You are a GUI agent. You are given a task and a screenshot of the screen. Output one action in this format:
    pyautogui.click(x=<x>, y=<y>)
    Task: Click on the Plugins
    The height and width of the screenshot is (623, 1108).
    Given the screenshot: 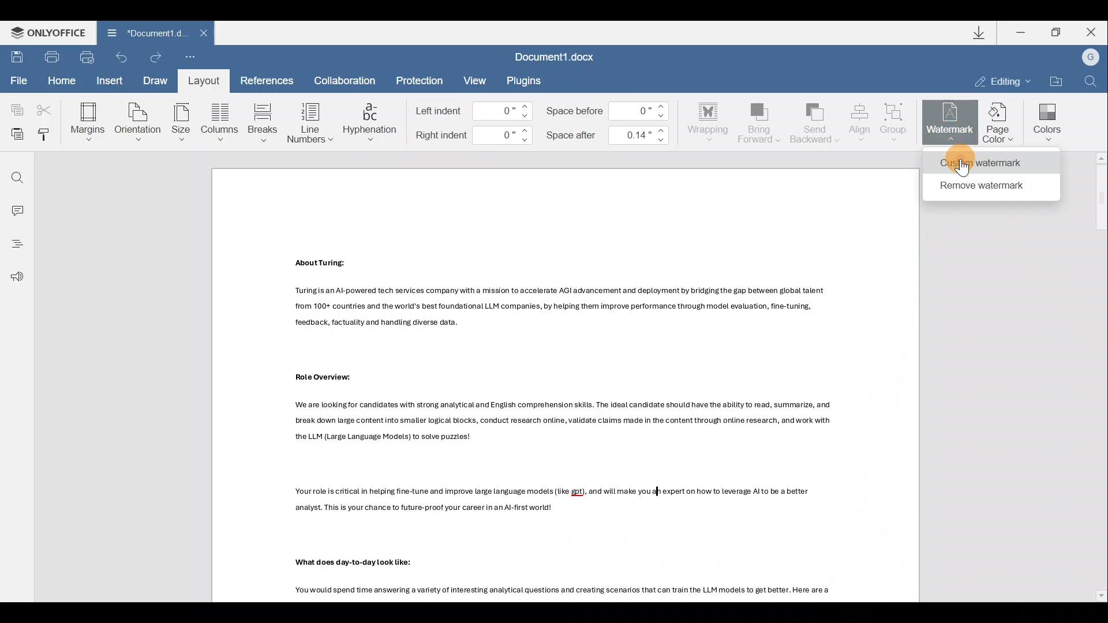 What is the action you would take?
    pyautogui.click(x=526, y=81)
    